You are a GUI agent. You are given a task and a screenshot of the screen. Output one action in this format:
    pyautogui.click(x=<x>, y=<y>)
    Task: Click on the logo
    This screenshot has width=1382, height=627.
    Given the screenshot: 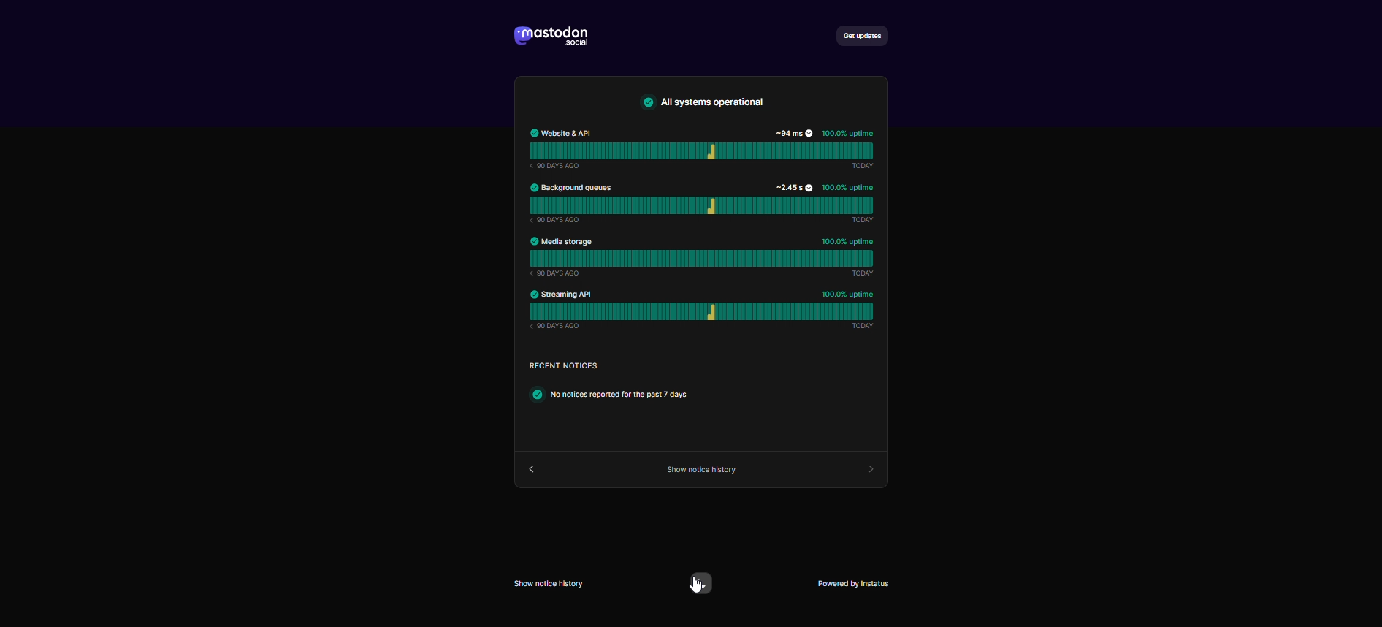 What is the action you would take?
    pyautogui.click(x=559, y=35)
    